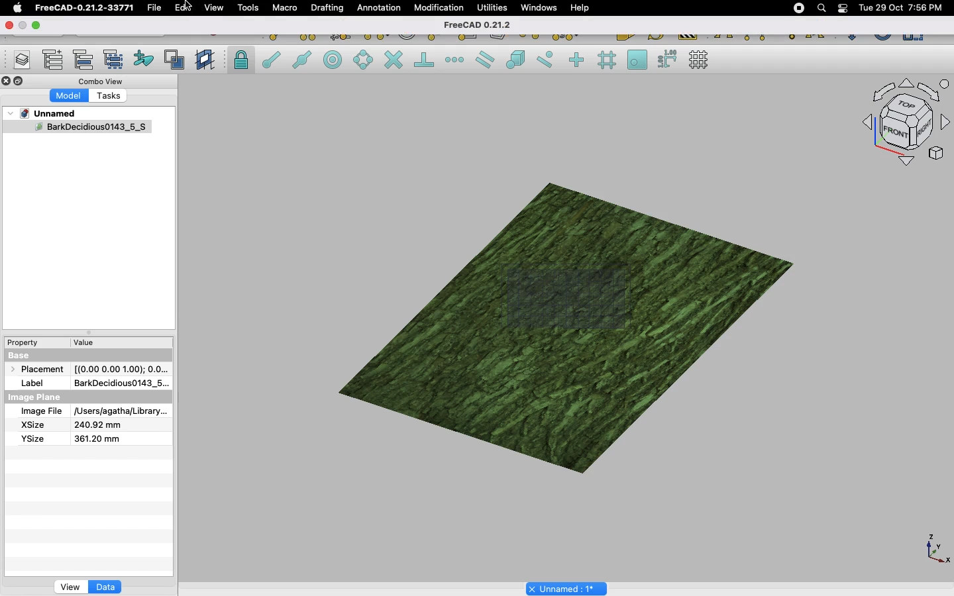  I want to click on Notification, so click(844, 7).